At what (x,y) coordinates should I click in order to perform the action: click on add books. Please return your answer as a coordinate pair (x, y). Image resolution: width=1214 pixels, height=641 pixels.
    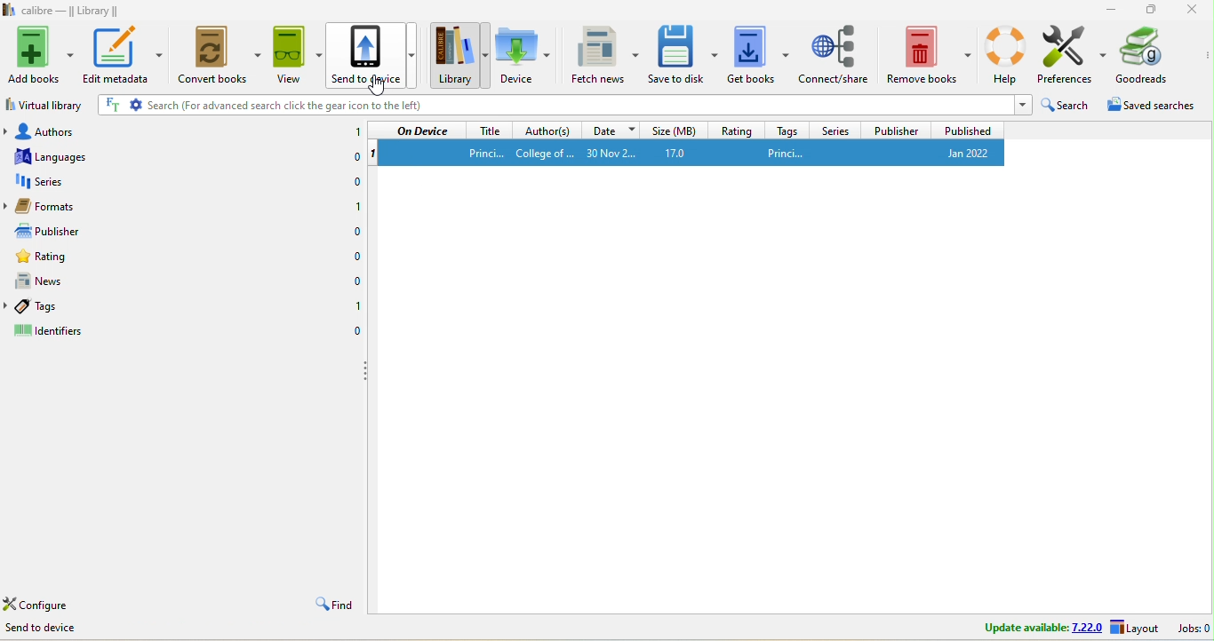
    Looking at the image, I should click on (43, 54).